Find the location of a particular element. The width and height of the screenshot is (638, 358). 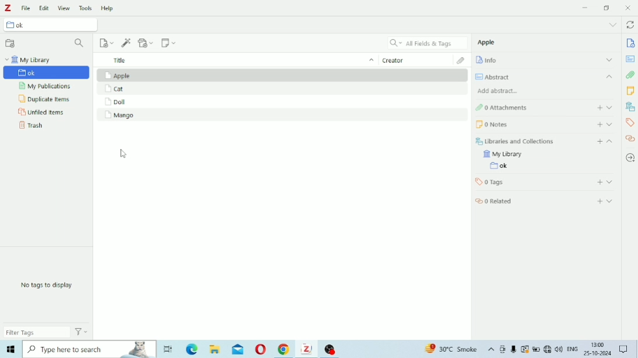

Tags is located at coordinates (629, 122).